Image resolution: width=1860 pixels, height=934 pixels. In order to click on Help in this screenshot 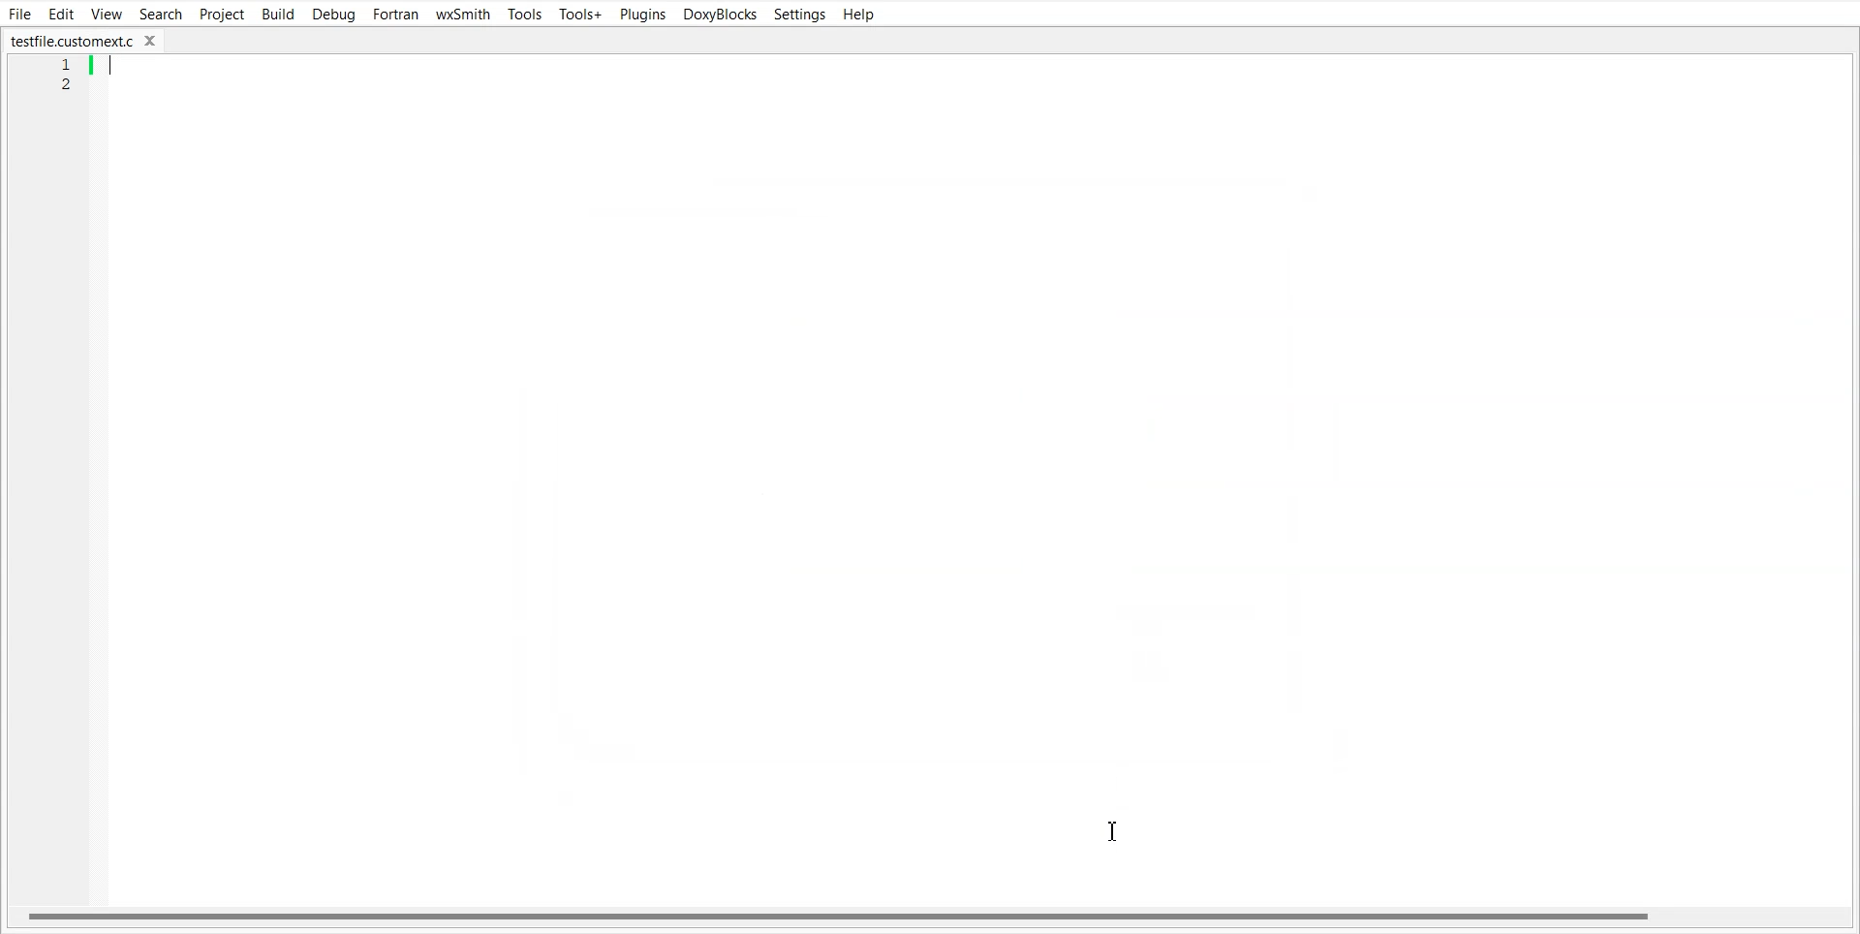, I will do `click(861, 15)`.